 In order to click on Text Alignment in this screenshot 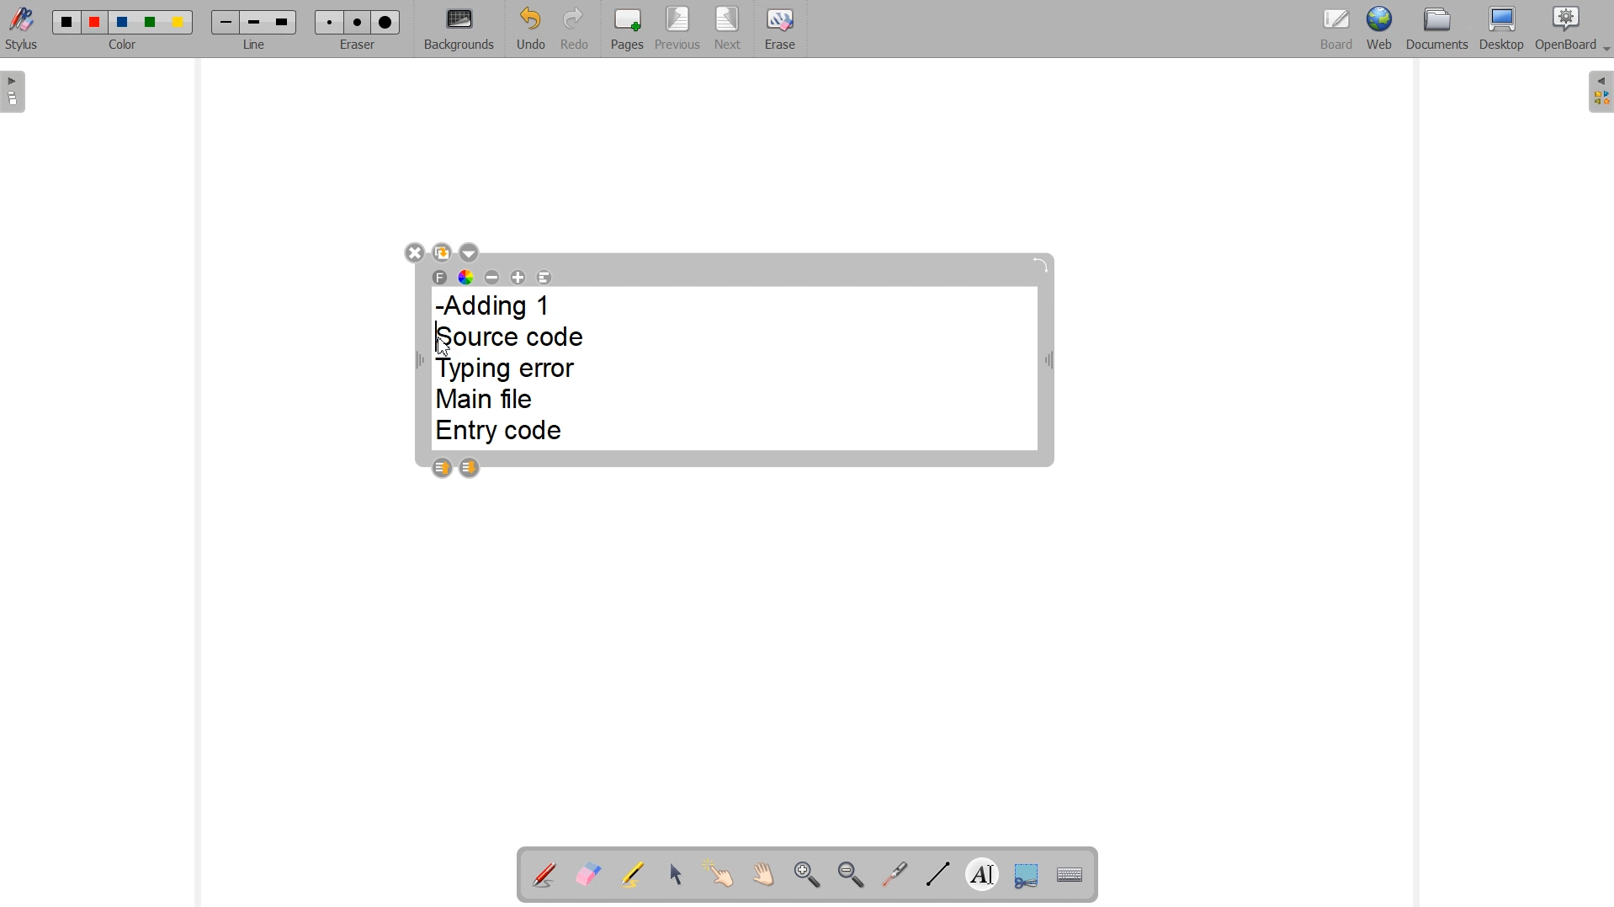, I will do `click(544, 278)`.